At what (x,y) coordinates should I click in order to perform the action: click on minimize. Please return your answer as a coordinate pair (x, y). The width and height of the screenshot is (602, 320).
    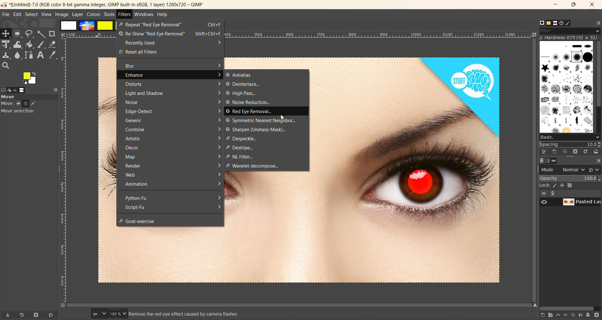
    Looking at the image, I should click on (554, 5).